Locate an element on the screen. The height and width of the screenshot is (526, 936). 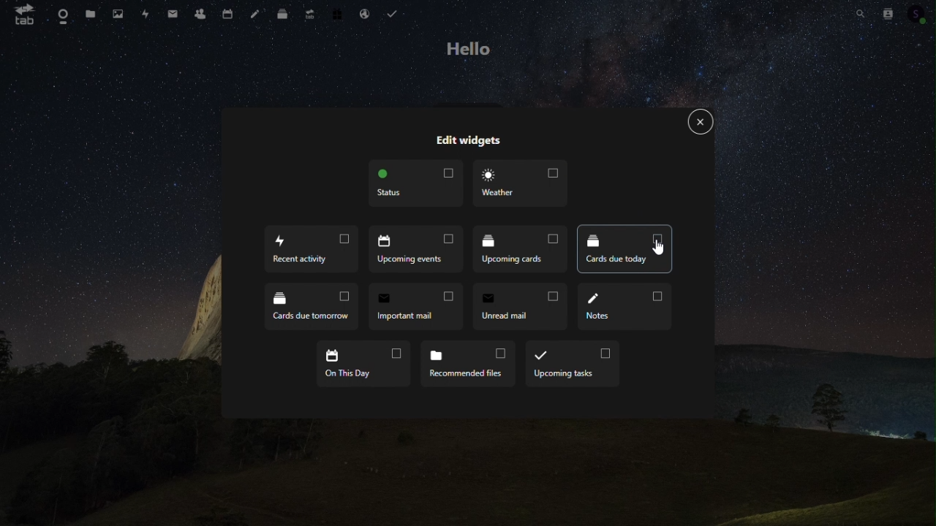
Search is located at coordinates (856, 15).